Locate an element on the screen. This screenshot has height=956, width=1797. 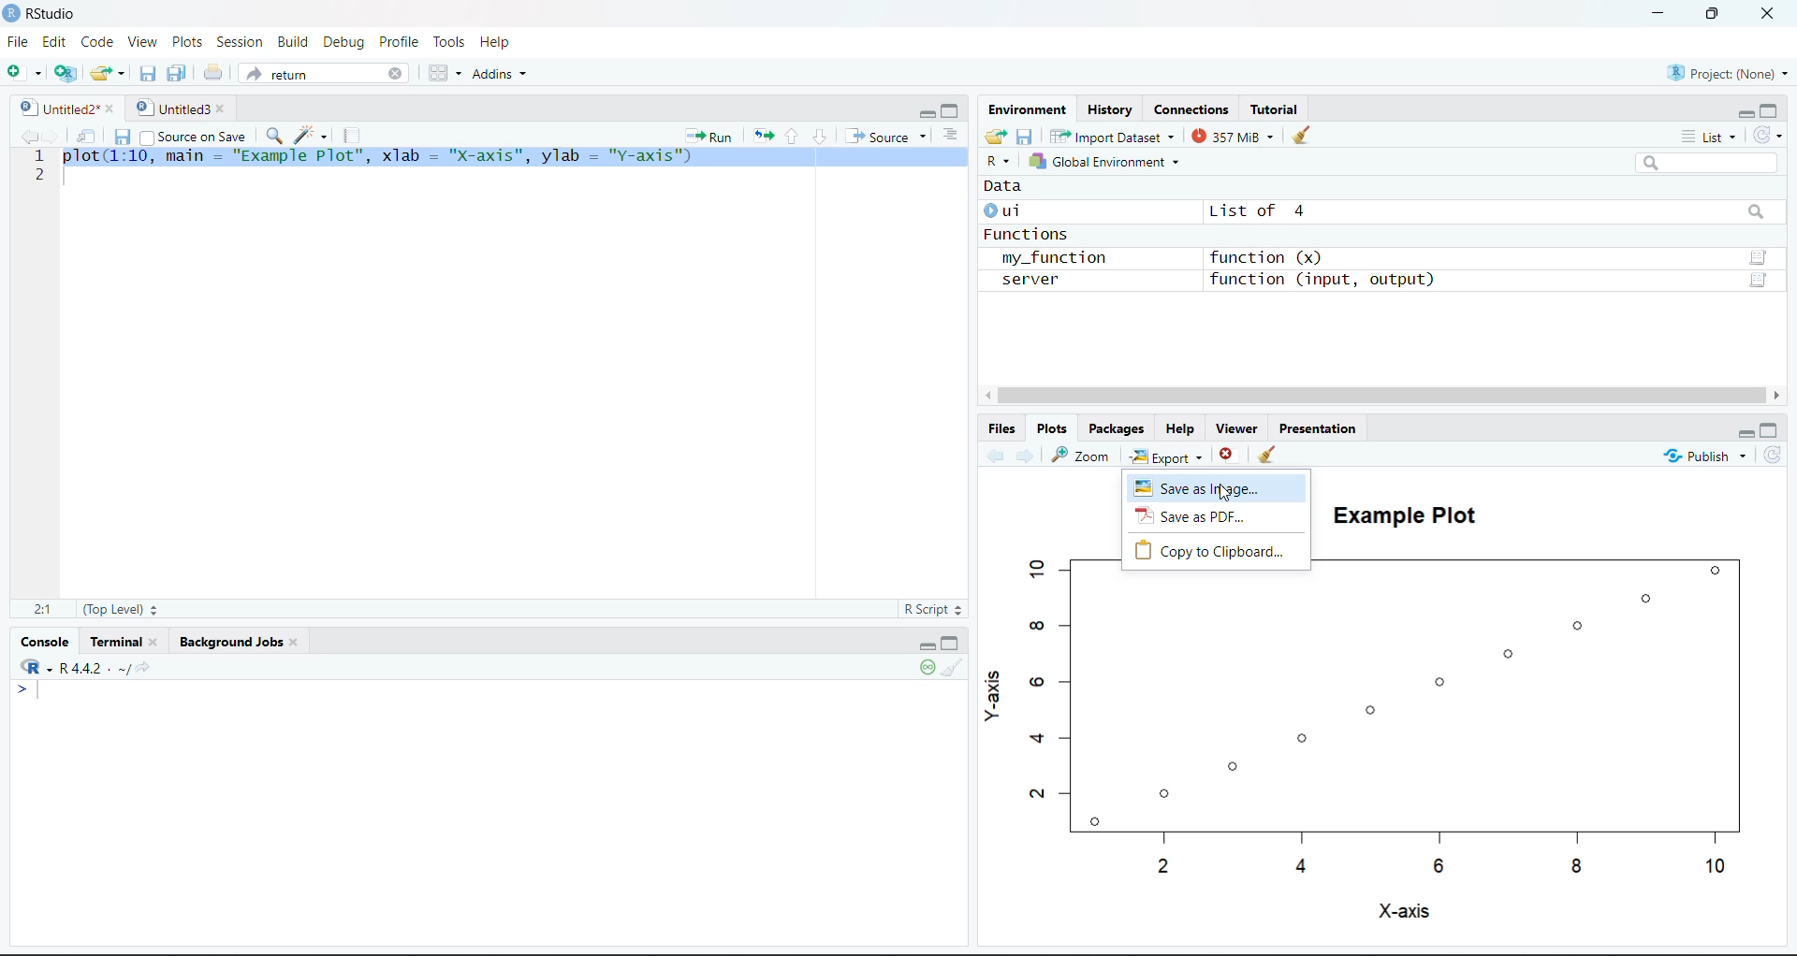
Refresh the list of objects in the environment is located at coordinates (1769, 134).